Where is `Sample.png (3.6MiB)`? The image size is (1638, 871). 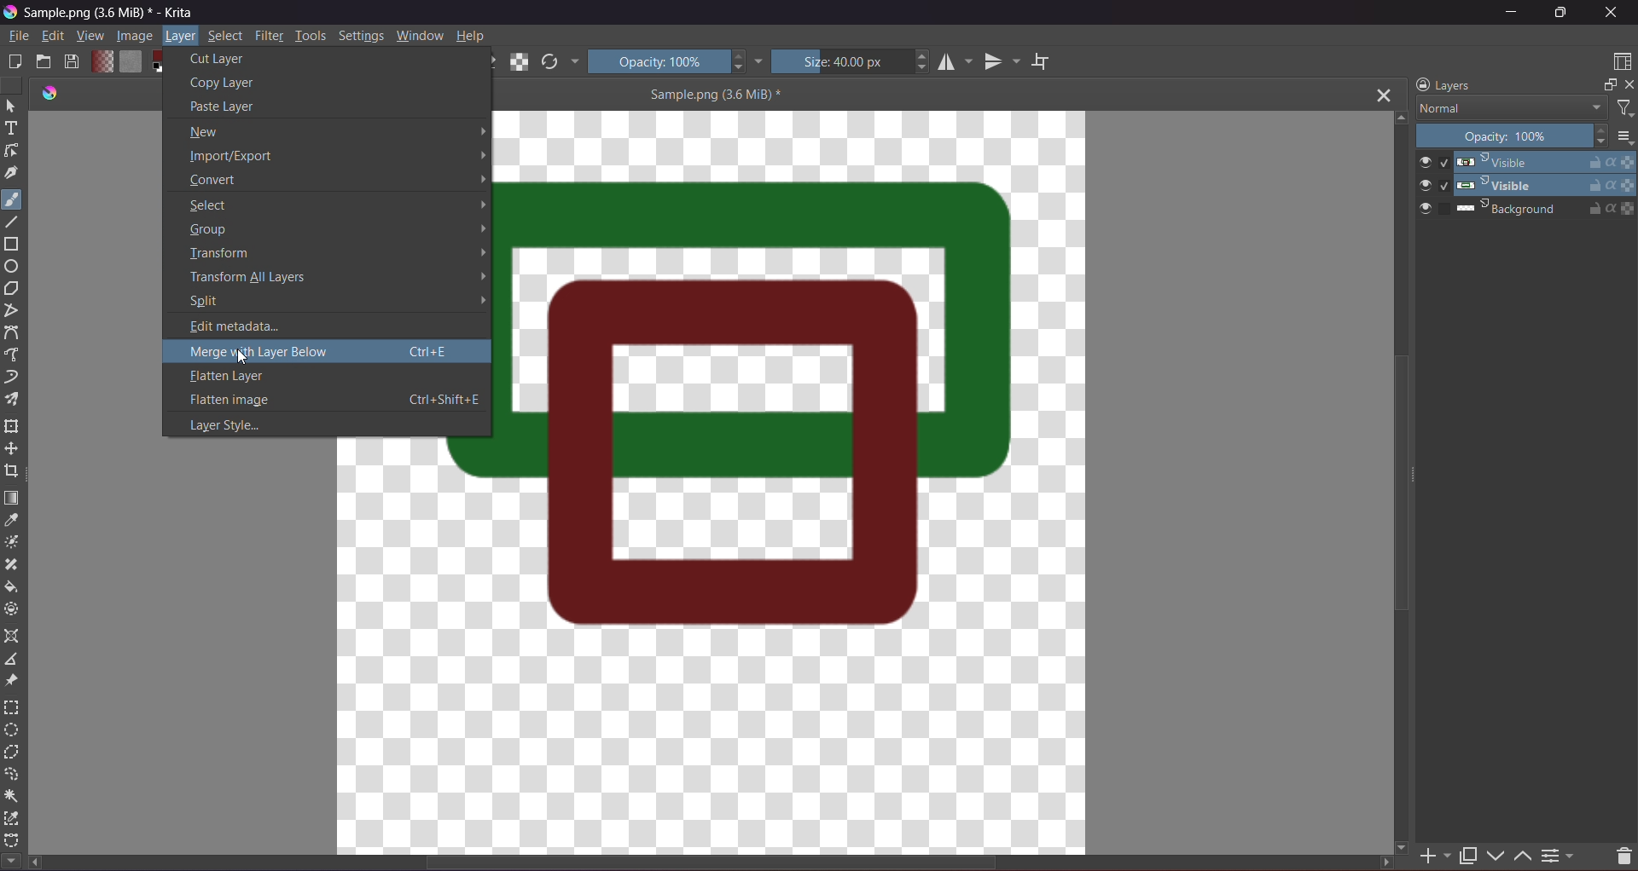 Sample.png (3.6MiB) is located at coordinates (714, 94).